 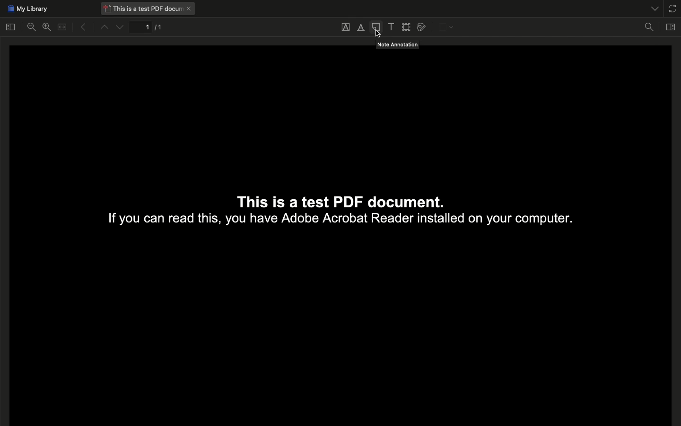 What do you see at coordinates (422, 27) in the screenshot?
I see `Draw` at bounding box center [422, 27].